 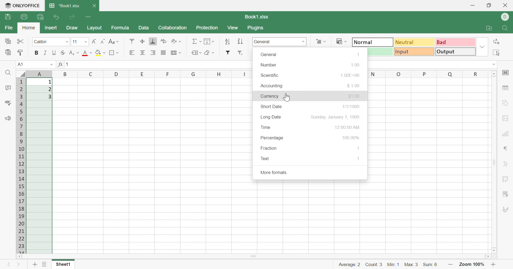 I want to click on Select all, so click(x=496, y=53).